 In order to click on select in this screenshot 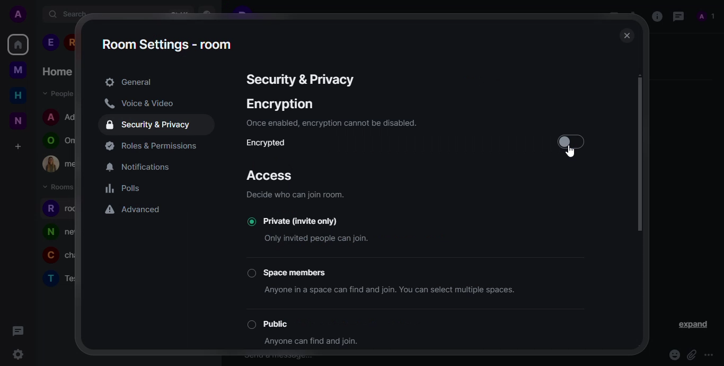, I will do `click(251, 273)`.